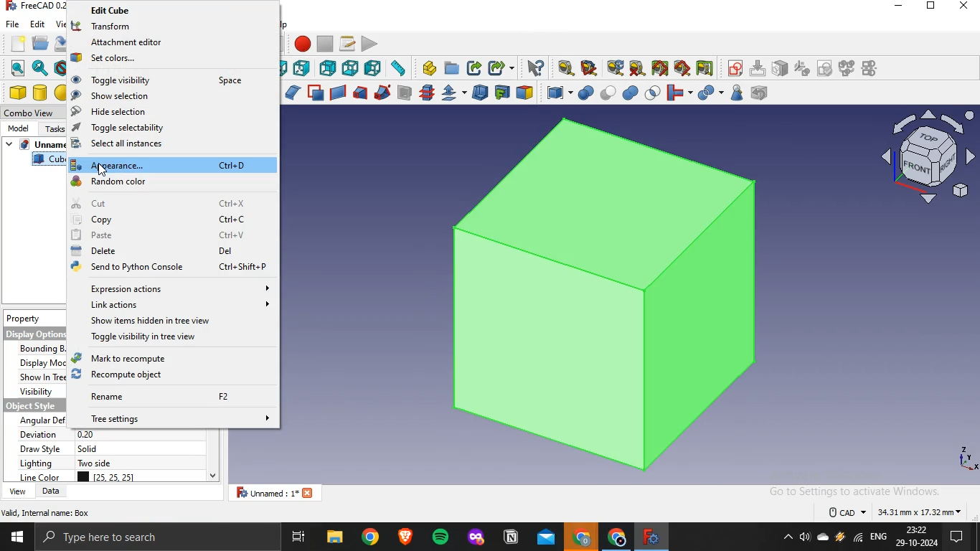 This screenshot has width=980, height=551. I want to click on toggle visiblity, so click(163, 78).